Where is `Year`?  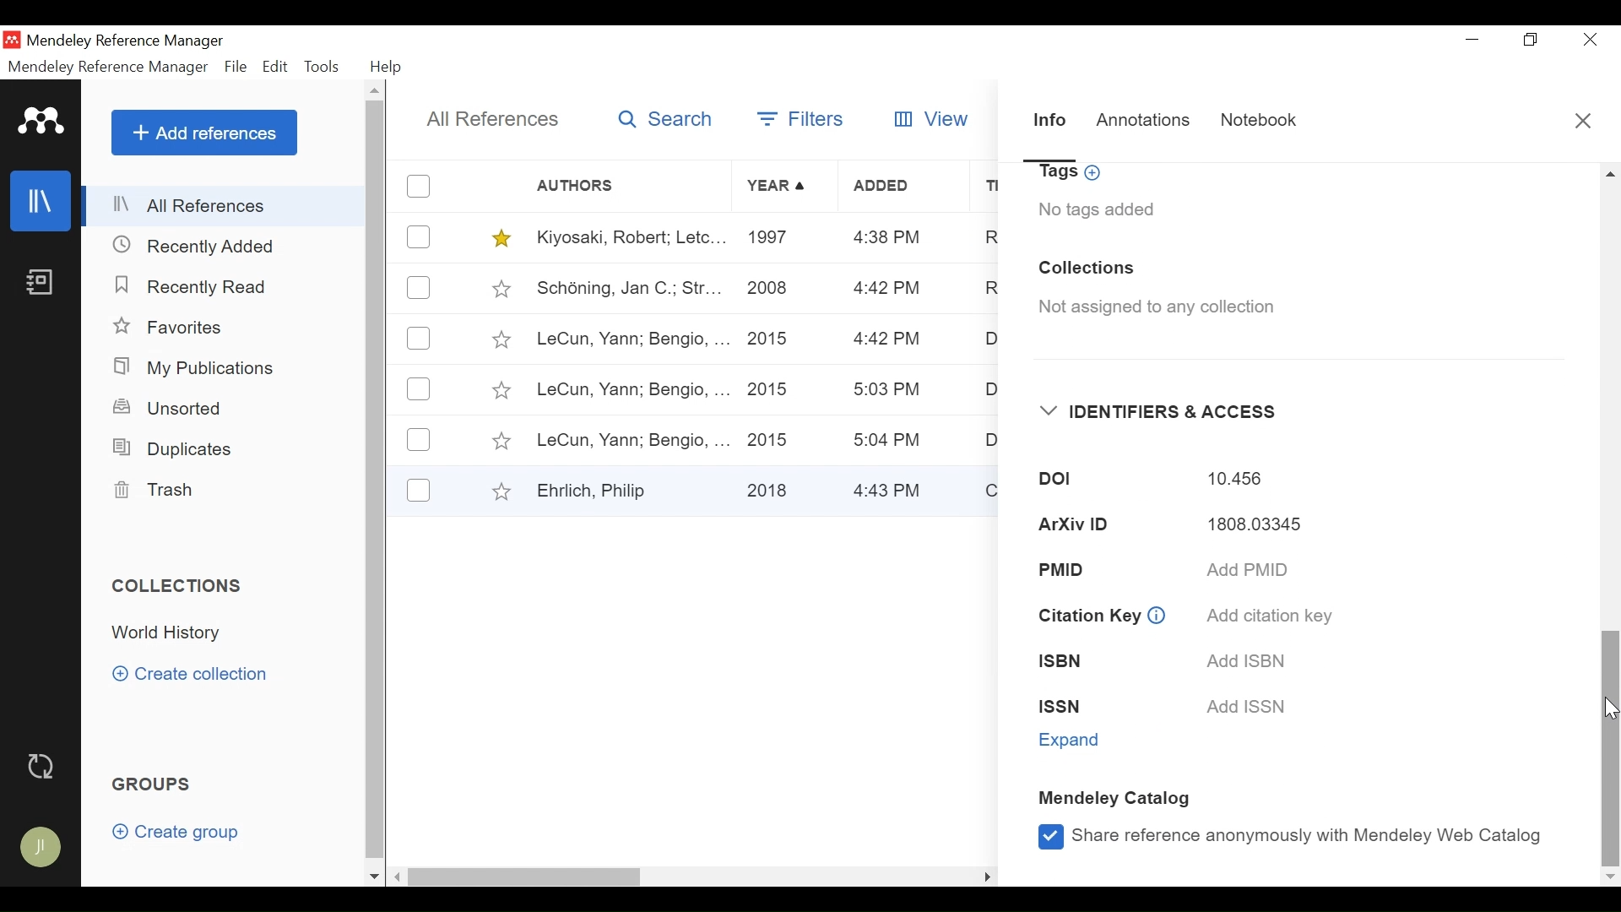
Year is located at coordinates (779, 187).